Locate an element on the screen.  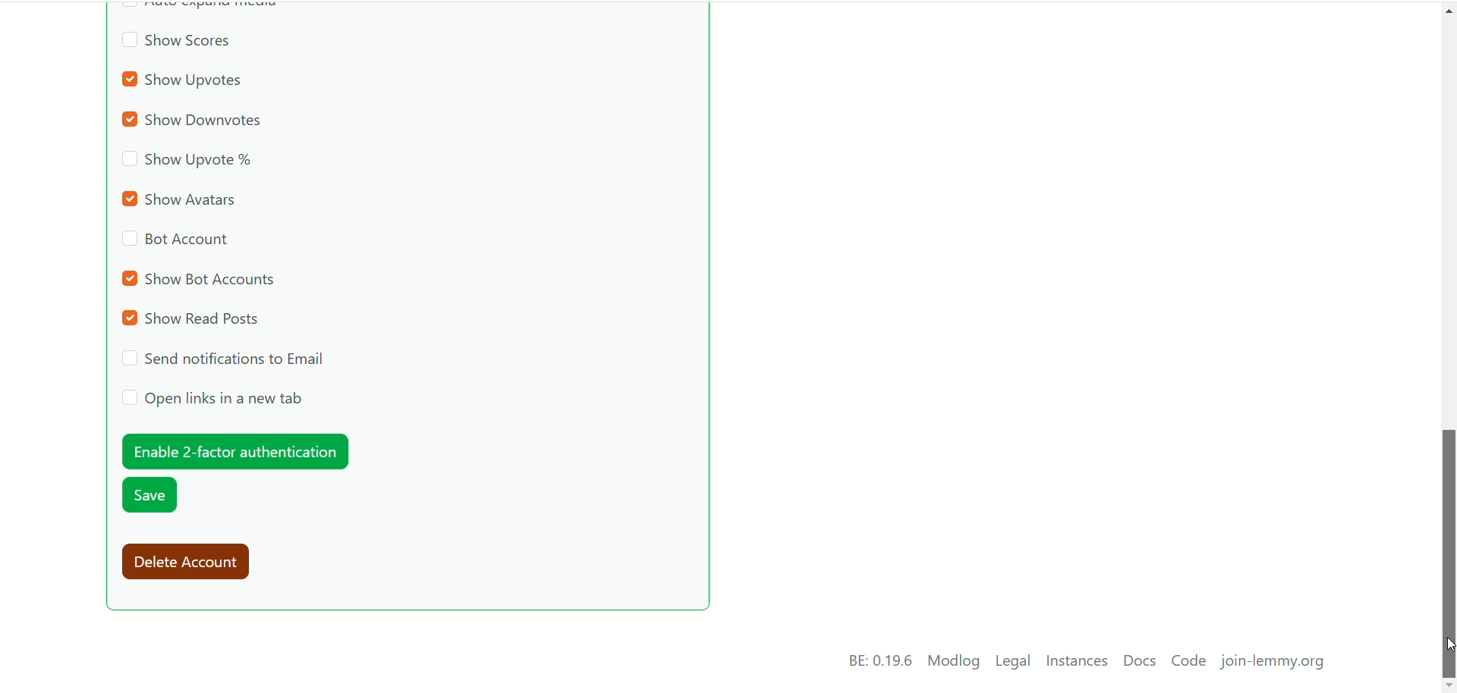
vertical scroll bar is located at coordinates (1448, 341).